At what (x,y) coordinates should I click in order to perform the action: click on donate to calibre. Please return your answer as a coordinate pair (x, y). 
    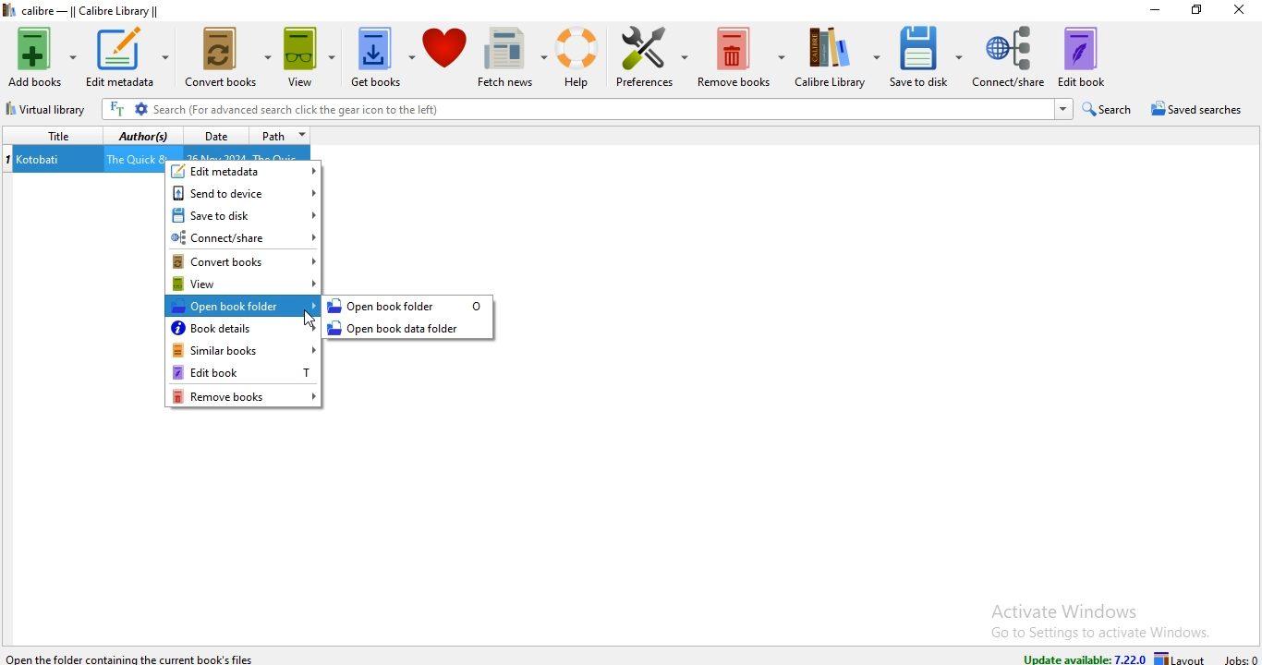
    Looking at the image, I should click on (444, 56).